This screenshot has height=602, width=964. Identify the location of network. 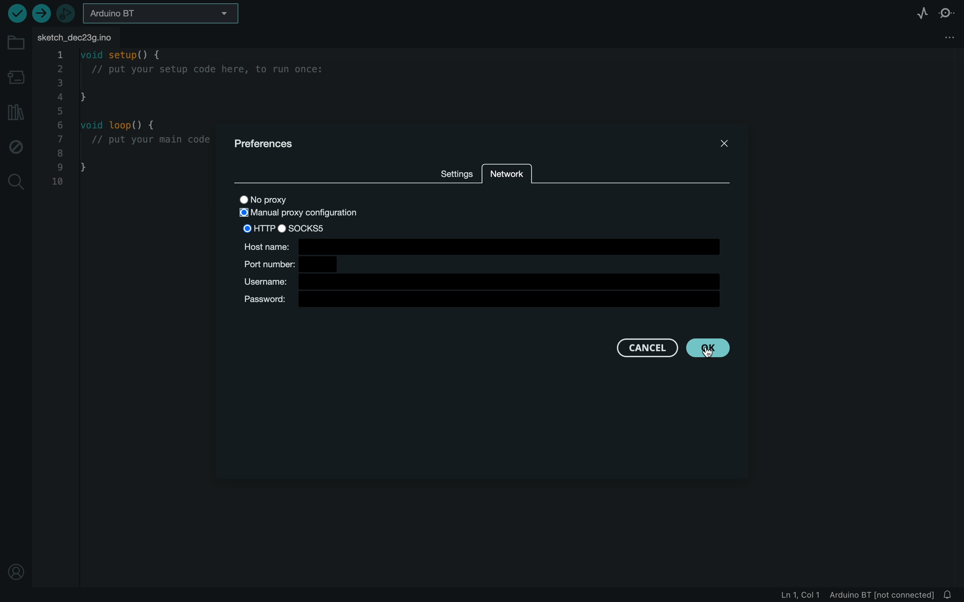
(510, 176).